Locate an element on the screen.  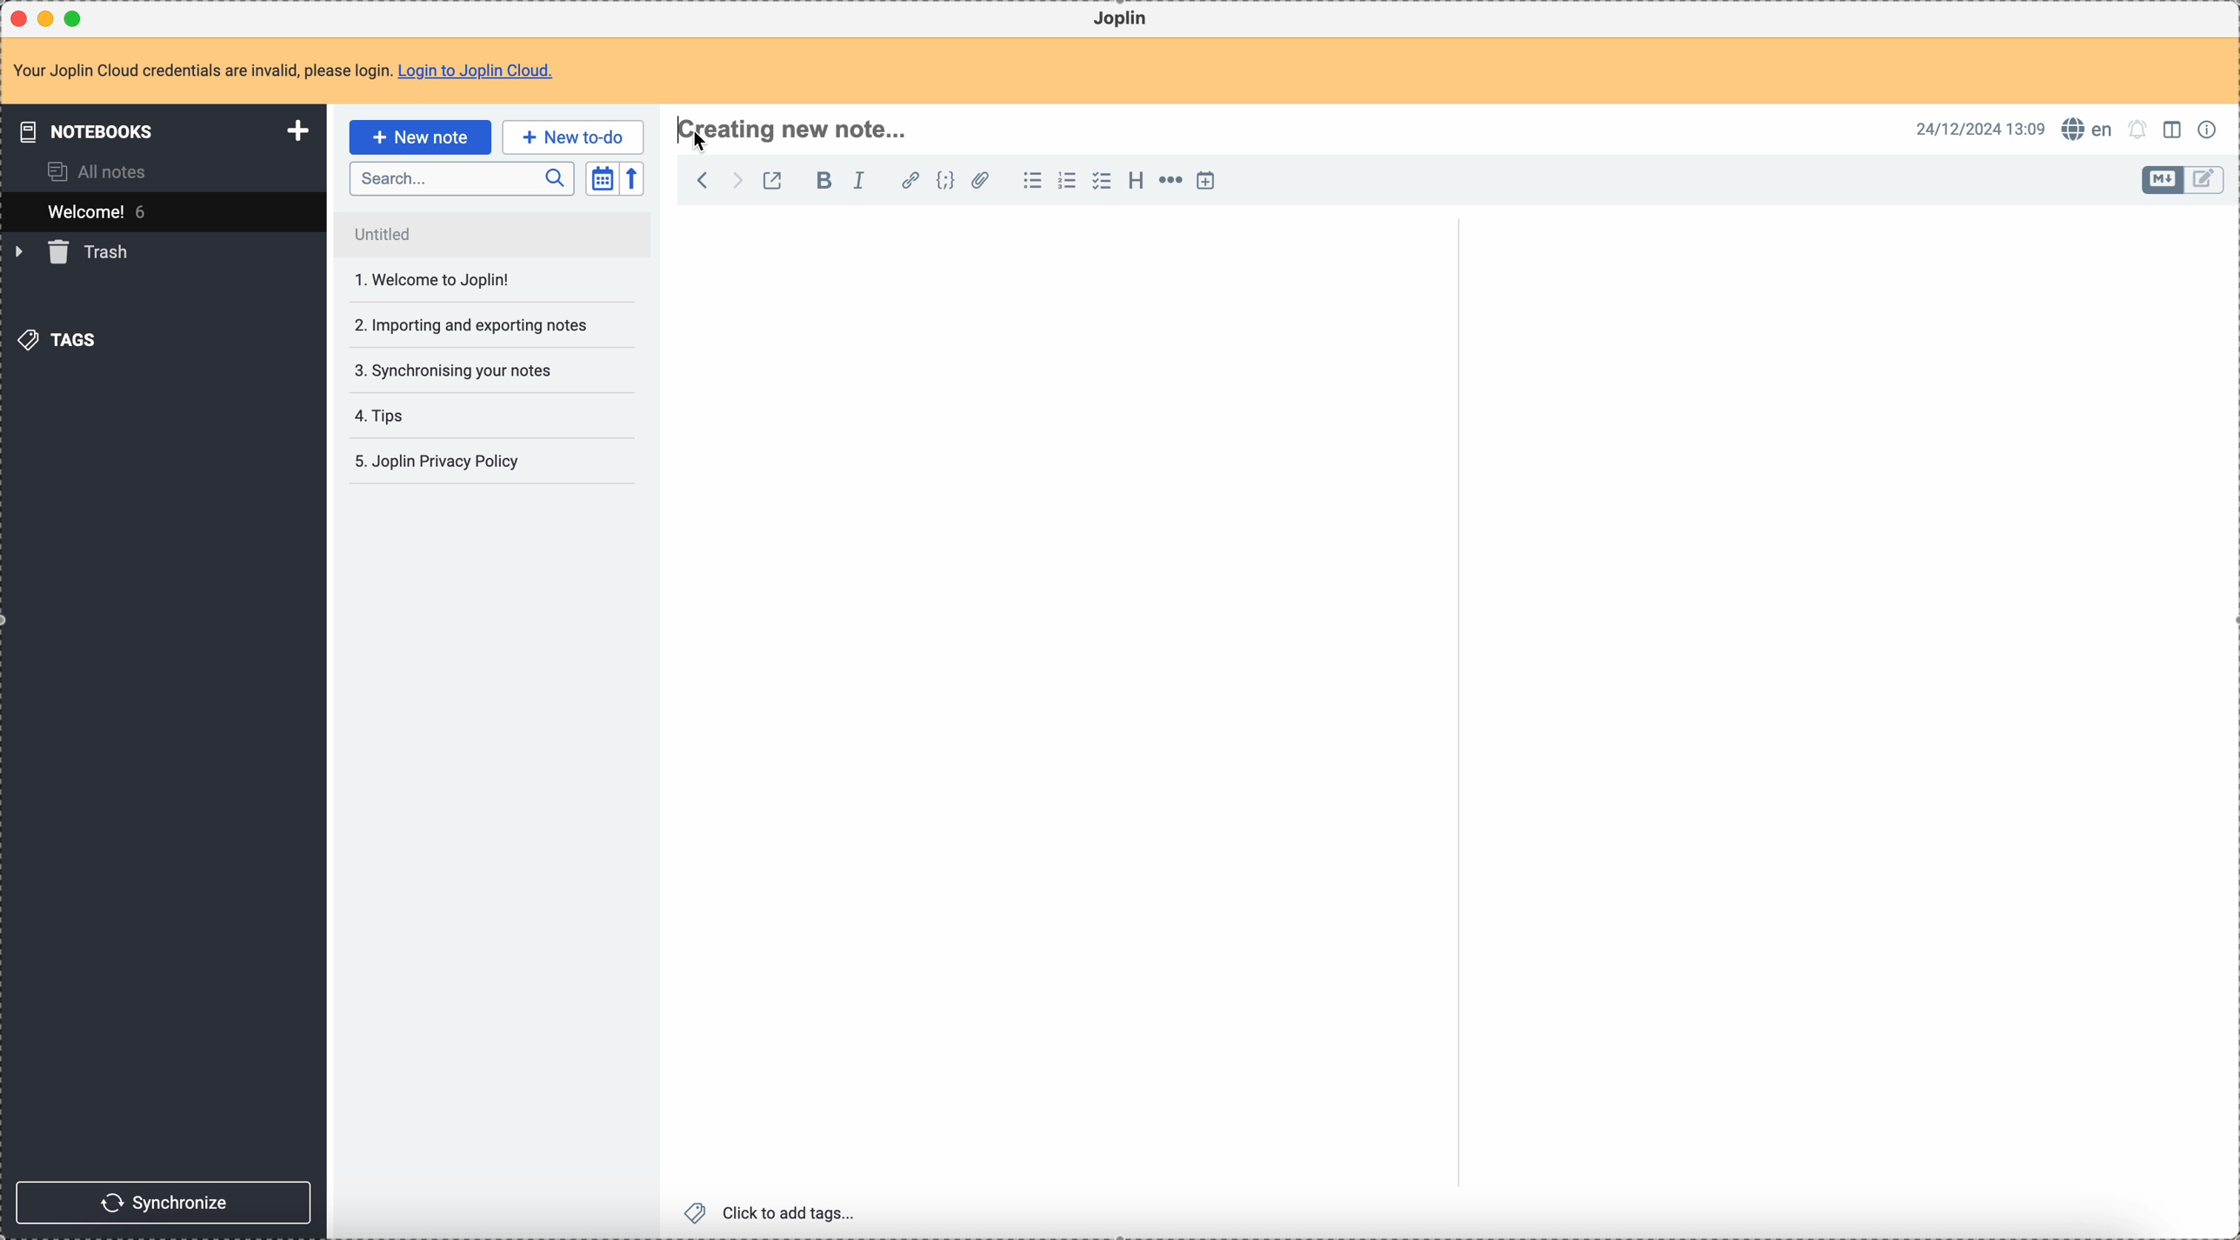
importing and exporting your notes is located at coordinates (473, 325).